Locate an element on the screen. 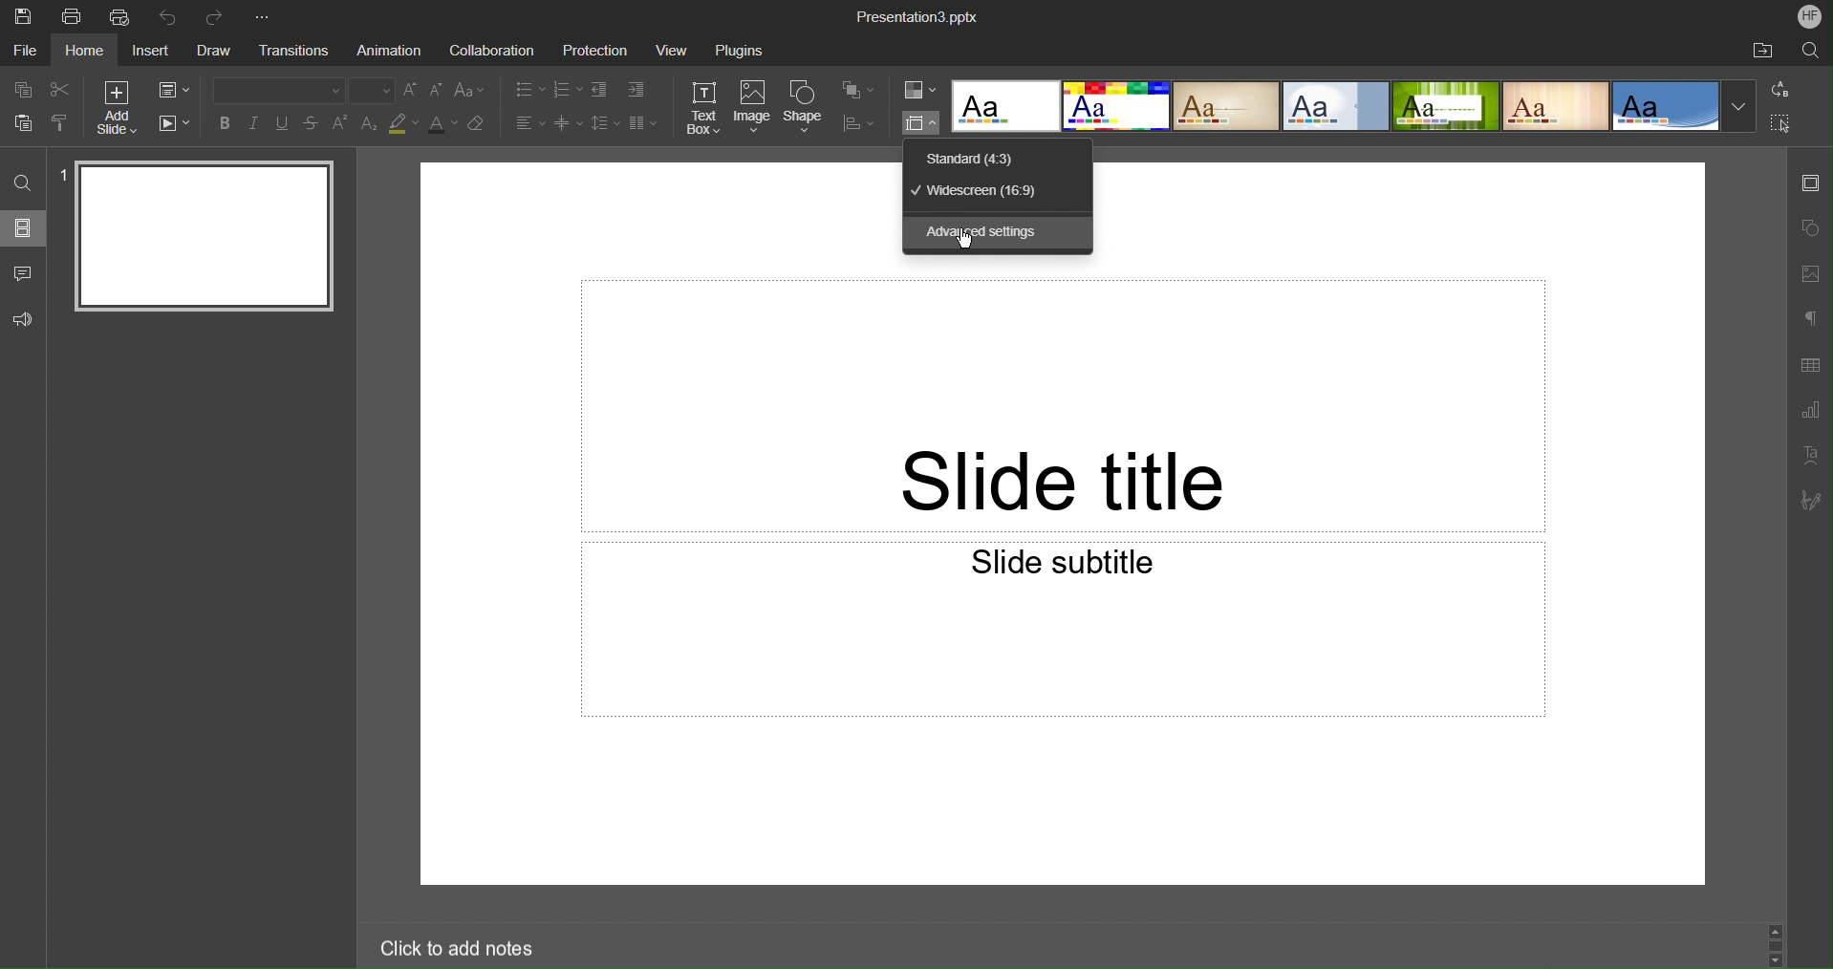 This screenshot has height=969, width=1833. Shape Settings is located at coordinates (1810, 226).